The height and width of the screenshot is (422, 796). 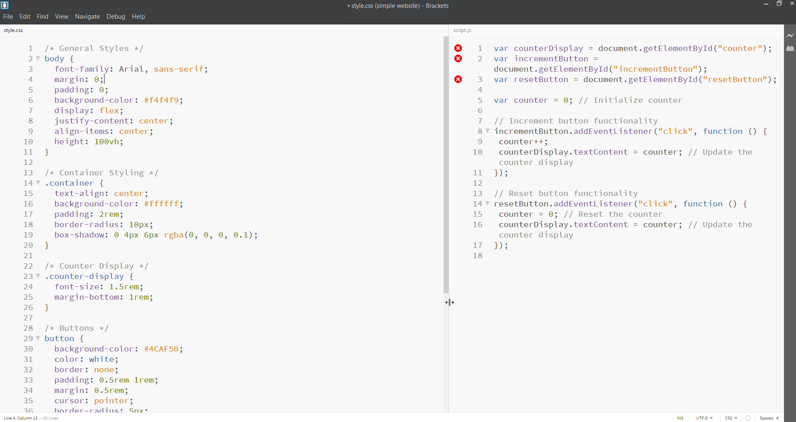 What do you see at coordinates (633, 226) in the screenshot?
I see `script.js editor` at bounding box center [633, 226].